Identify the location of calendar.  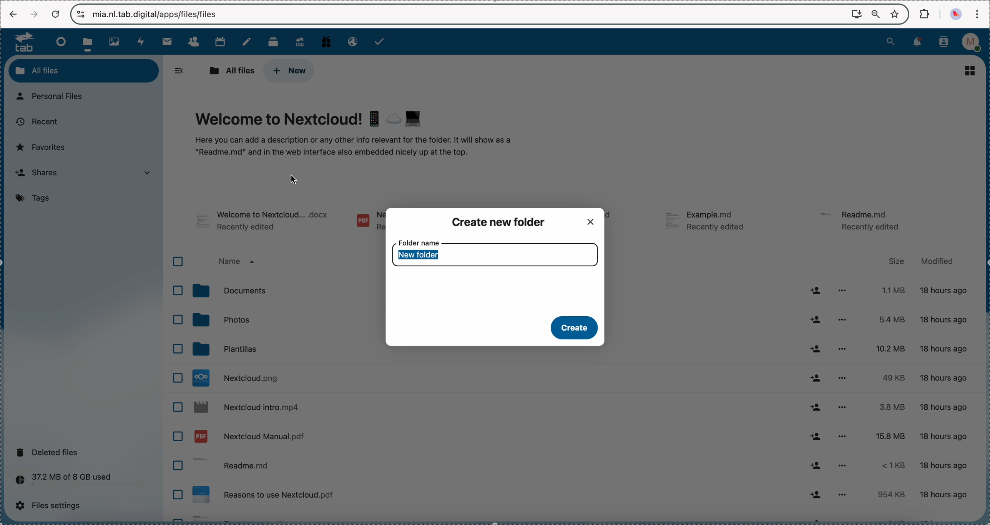
(220, 41).